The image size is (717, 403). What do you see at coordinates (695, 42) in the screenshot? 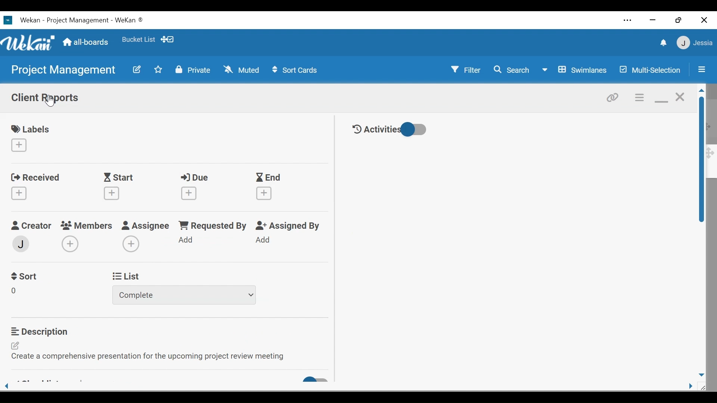
I see `User Member` at bounding box center [695, 42].